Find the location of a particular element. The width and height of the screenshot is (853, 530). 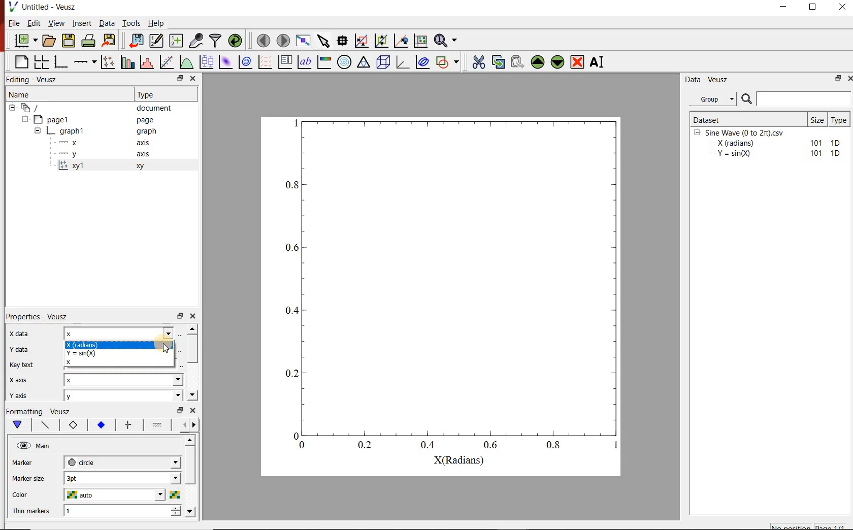

edit and enter new datasets is located at coordinates (157, 41).